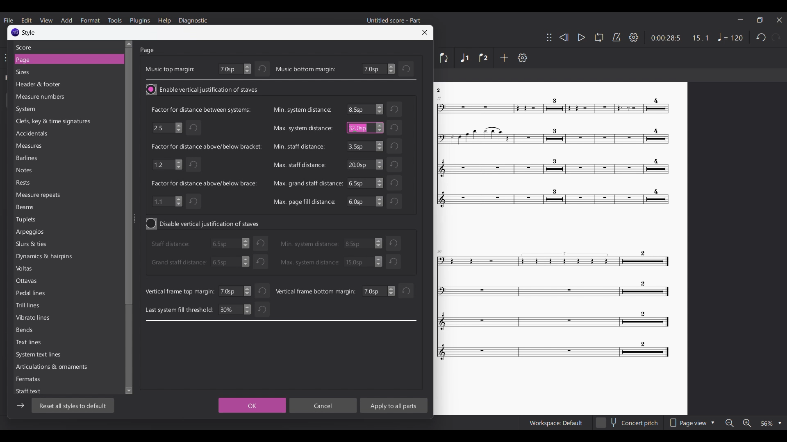 This screenshot has width=787, height=442. Describe the element at coordinates (40, 158) in the screenshot. I see `Barlines` at that location.